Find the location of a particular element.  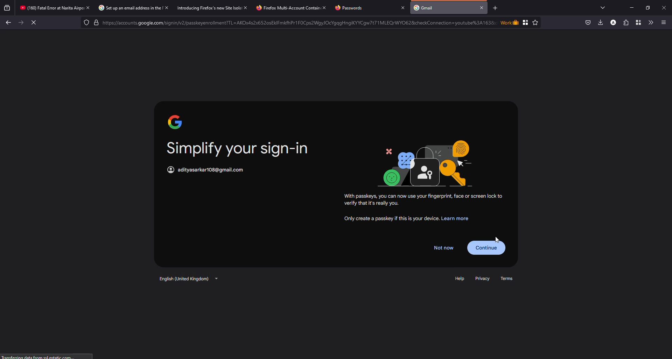

minimize is located at coordinates (629, 7).